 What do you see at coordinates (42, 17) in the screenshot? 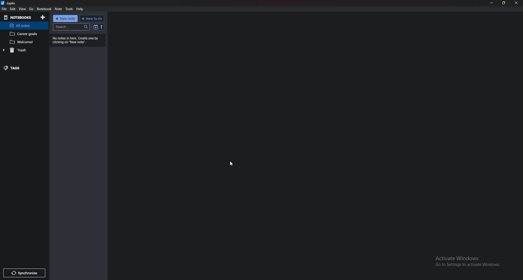
I see `add notebook` at bounding box center [42, 17].